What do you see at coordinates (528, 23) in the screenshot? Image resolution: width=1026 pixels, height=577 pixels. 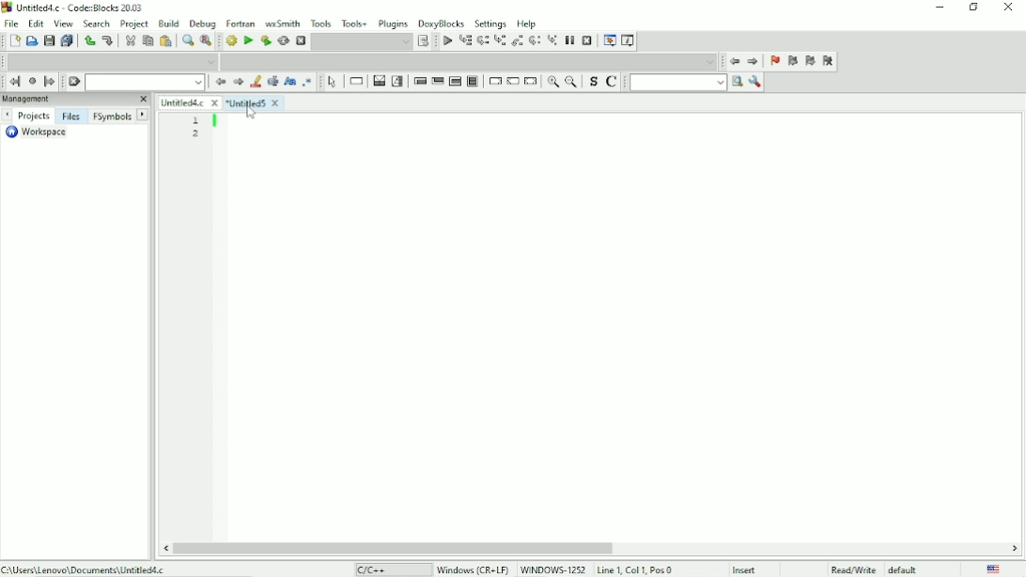 I see `Help` at bounding box center [528, 23].